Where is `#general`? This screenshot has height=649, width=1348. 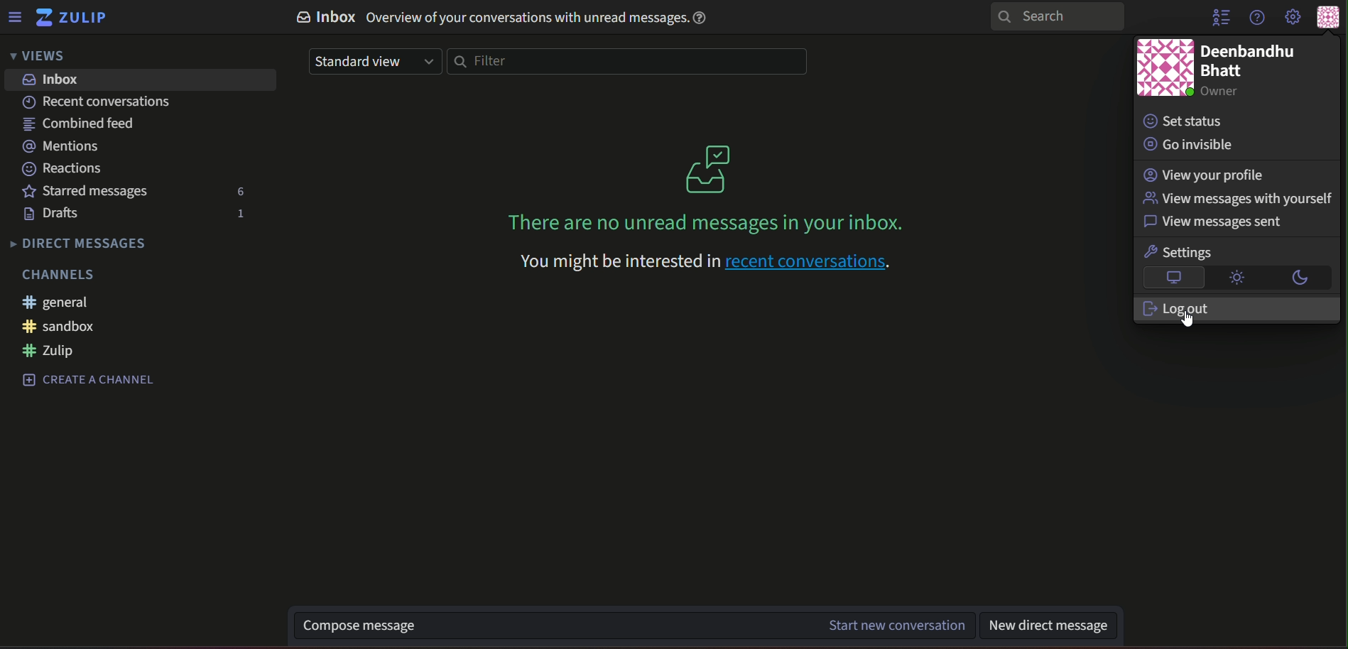
#general is located at coordinates (66, 303).